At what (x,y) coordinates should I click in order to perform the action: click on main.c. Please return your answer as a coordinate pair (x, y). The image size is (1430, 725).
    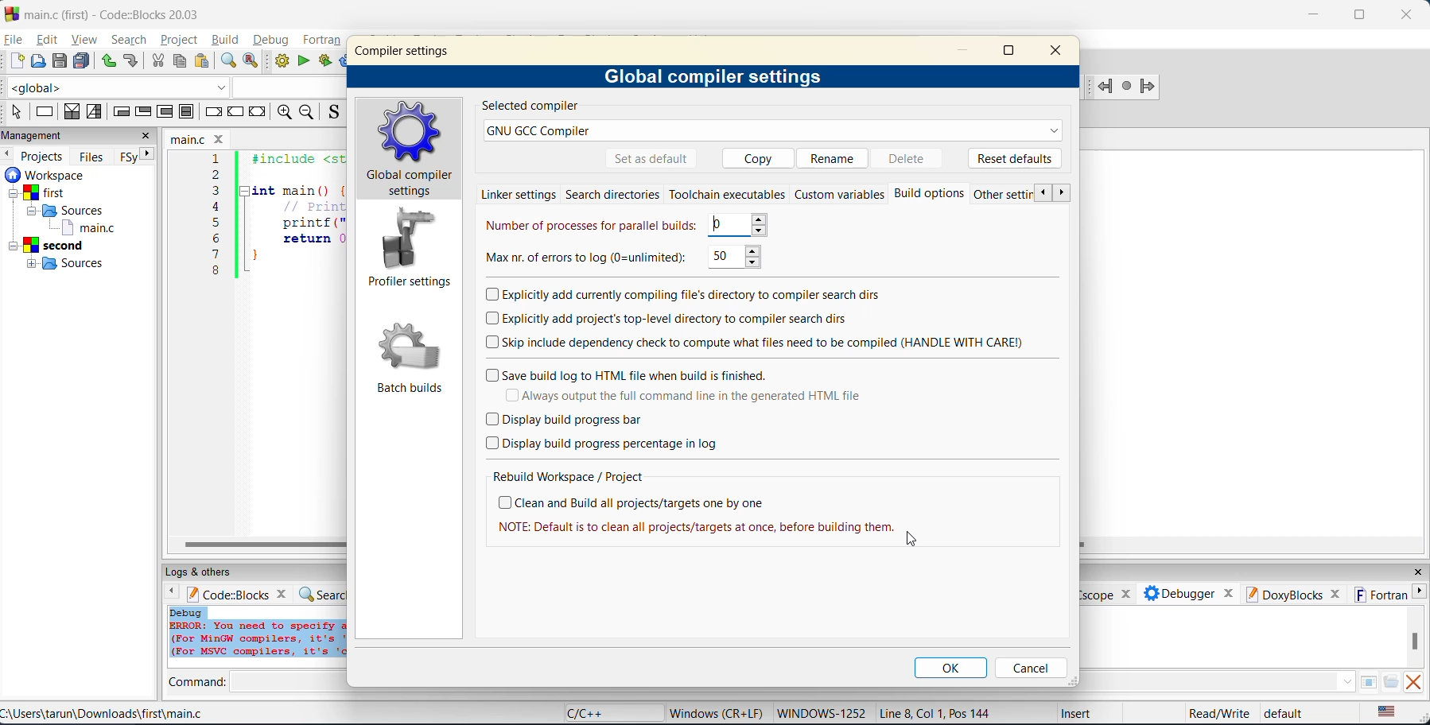
    Looking at the image, I should click on (200, 138).